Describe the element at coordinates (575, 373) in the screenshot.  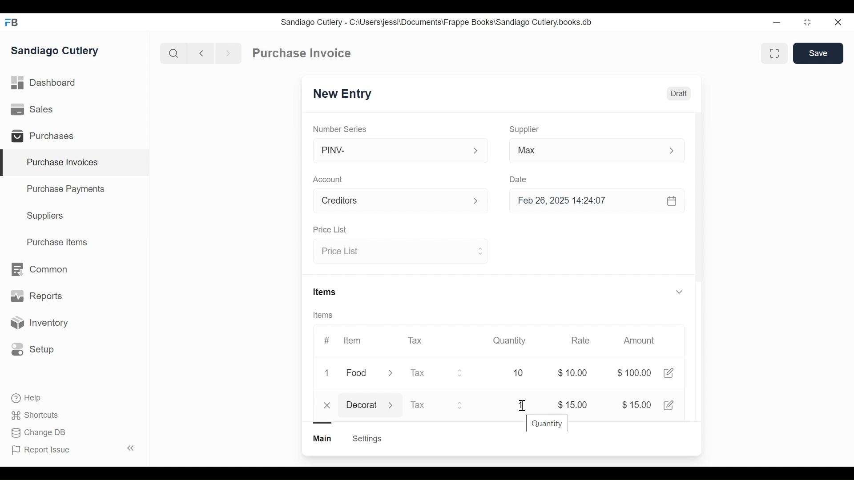
I see `$0.00` at that location.